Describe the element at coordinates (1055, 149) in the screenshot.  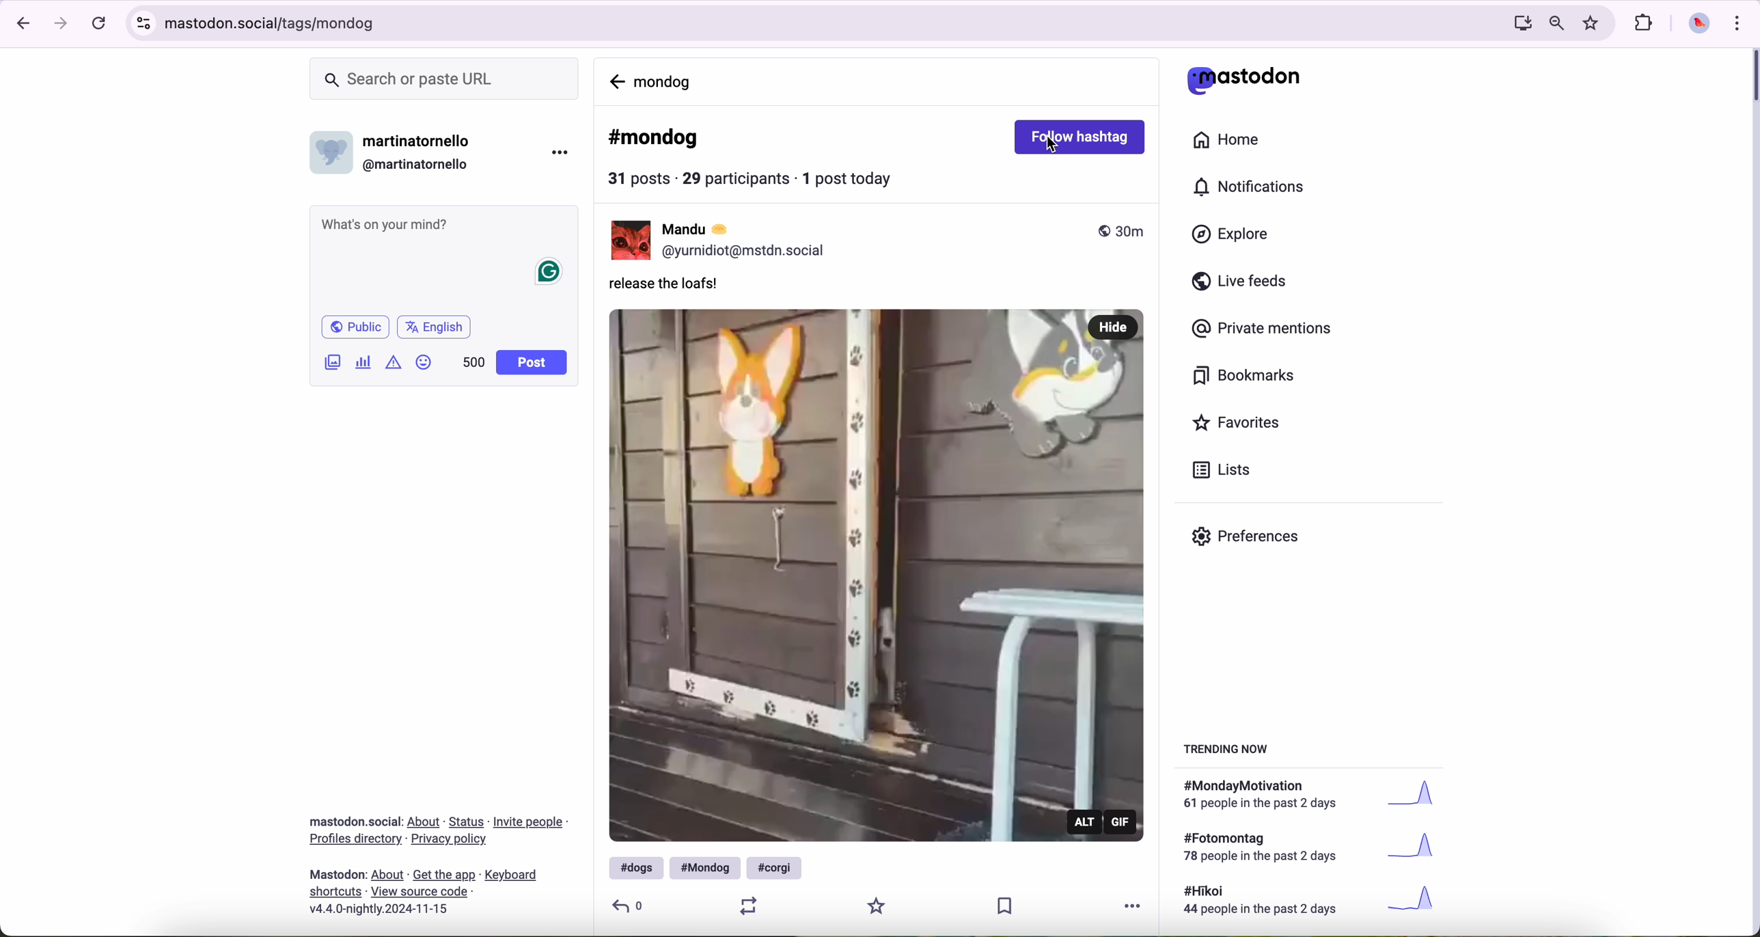
I see `cursor` at that location.